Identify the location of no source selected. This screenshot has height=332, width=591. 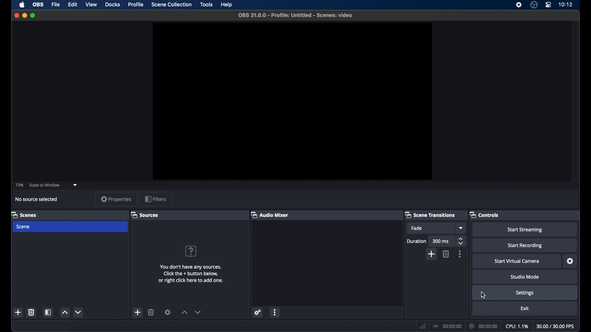
(37, 199).